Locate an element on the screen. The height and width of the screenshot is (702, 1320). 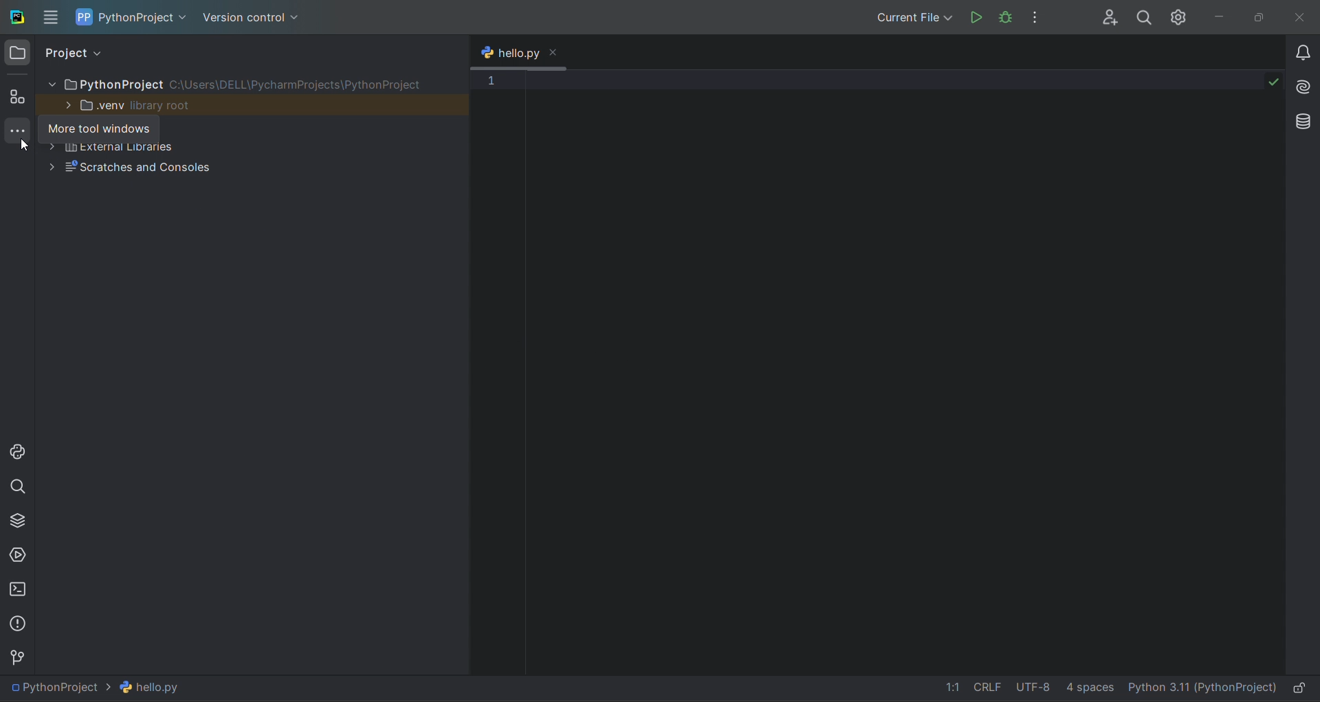
search is located at coordinates (19, 487).